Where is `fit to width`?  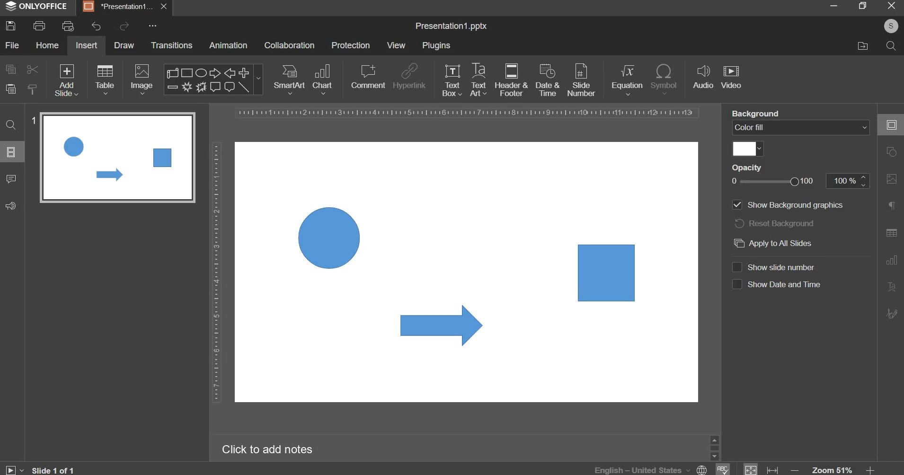
fit to width is located at coordinates (773, 470).